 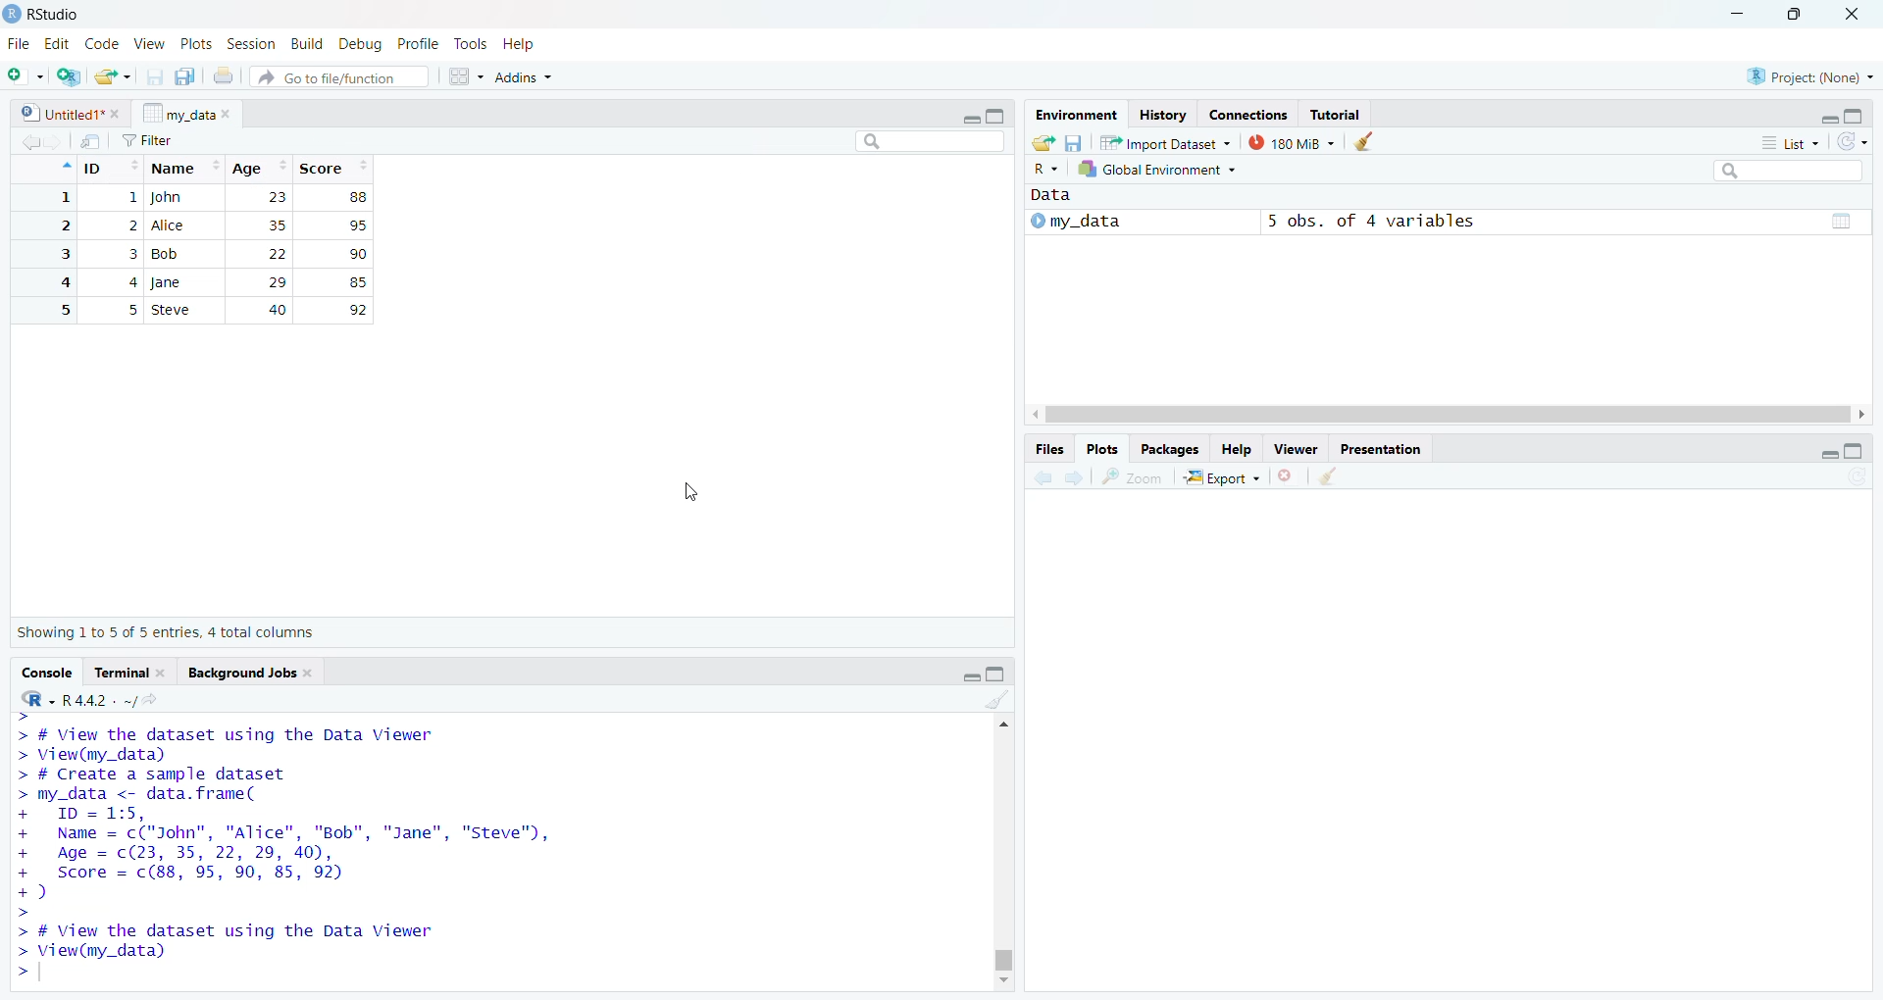 What do you see at coordinates (152, 43) in the screenshot?
I see `View` at bounding box center [152, 43].